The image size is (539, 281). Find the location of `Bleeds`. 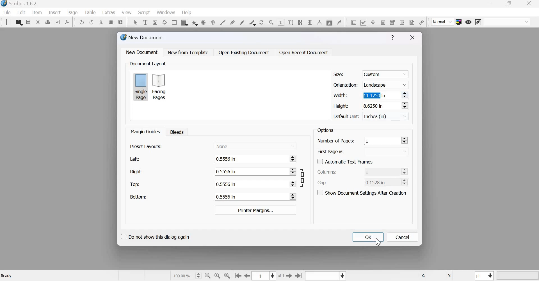

Bleeds is located at coordinates (175, 132).